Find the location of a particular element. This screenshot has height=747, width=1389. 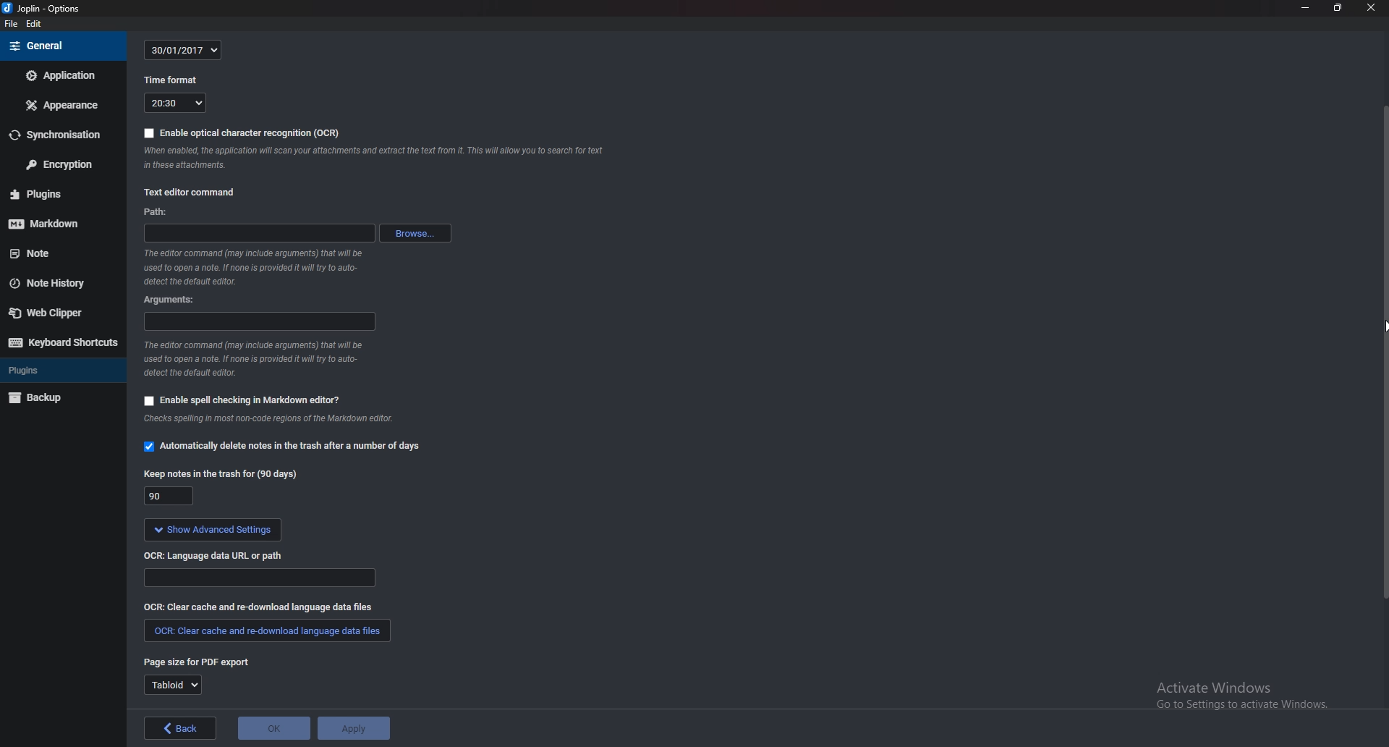

file is located at coordinates (12, 24).